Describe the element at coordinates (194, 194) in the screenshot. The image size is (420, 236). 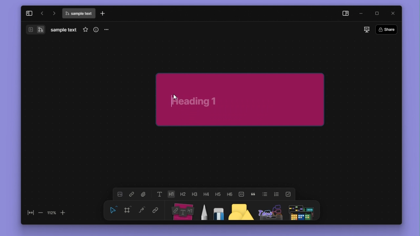
I see `Heading 3` at that location.